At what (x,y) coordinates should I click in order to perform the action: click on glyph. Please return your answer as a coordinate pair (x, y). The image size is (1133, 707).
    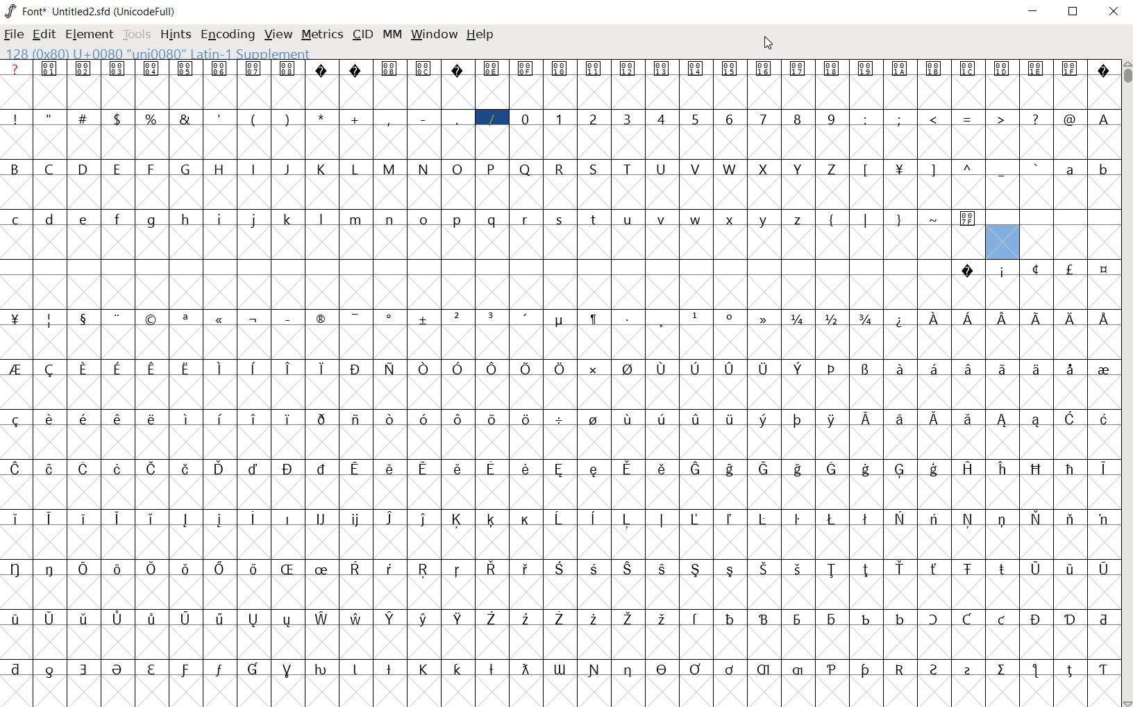
    Looking at the image, I should click on (762, 420).